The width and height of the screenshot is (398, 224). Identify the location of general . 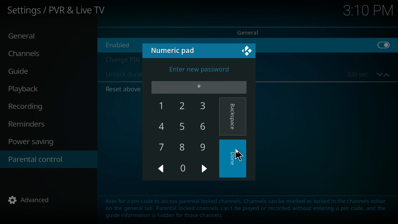
(27, 36).